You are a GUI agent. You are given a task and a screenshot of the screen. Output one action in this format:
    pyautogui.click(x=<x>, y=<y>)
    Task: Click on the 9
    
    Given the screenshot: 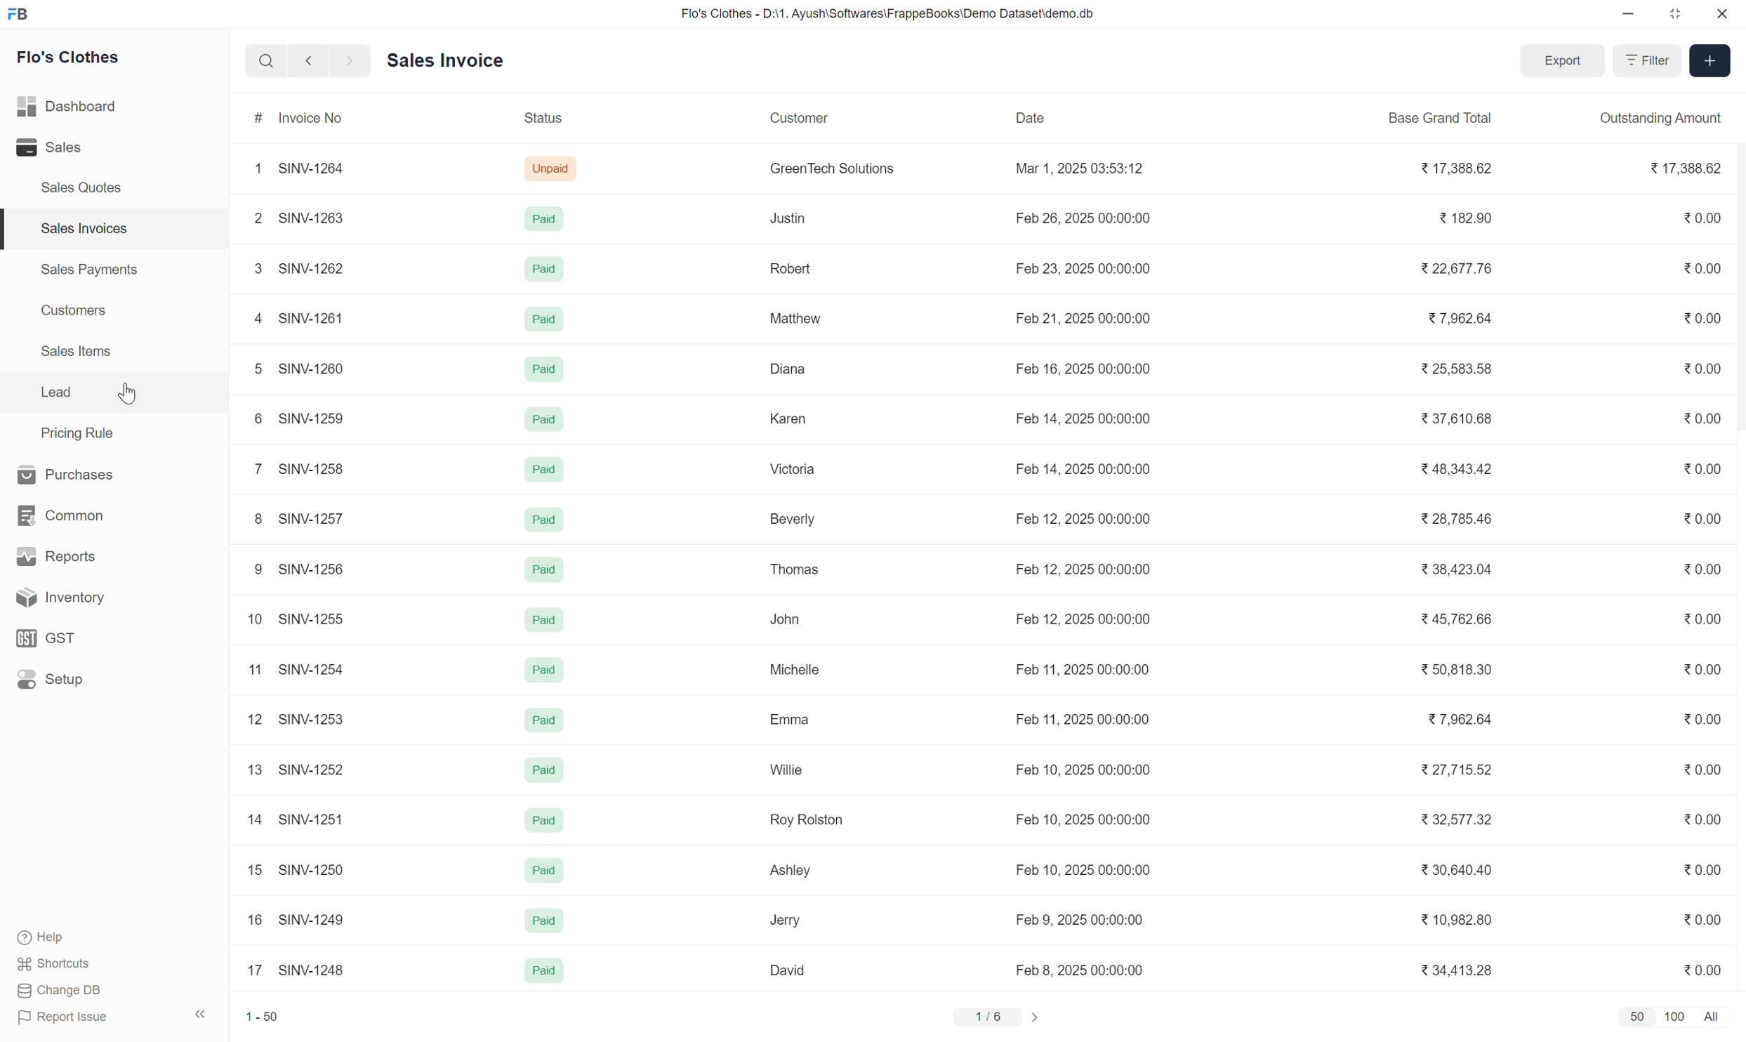 What is the action you would take?
    pyautogui.click(x=251, y=569)
    